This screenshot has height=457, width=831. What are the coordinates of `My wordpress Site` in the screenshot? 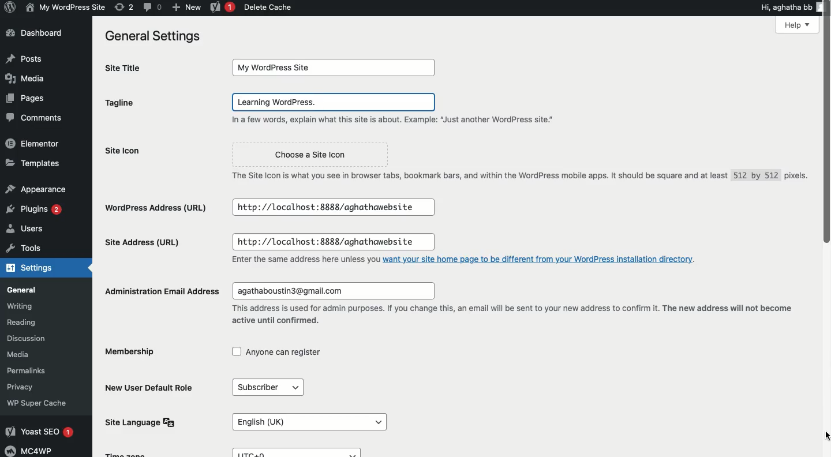 It's located at (64, 7).